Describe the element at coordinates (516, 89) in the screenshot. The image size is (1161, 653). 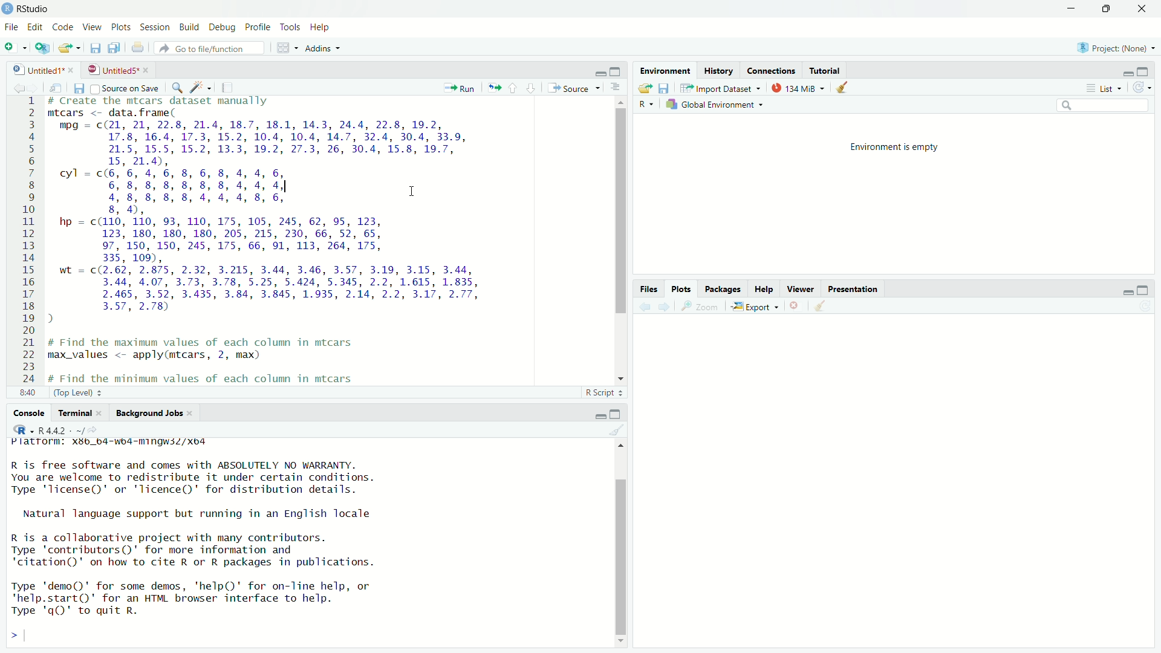
I see `upward` at that location.